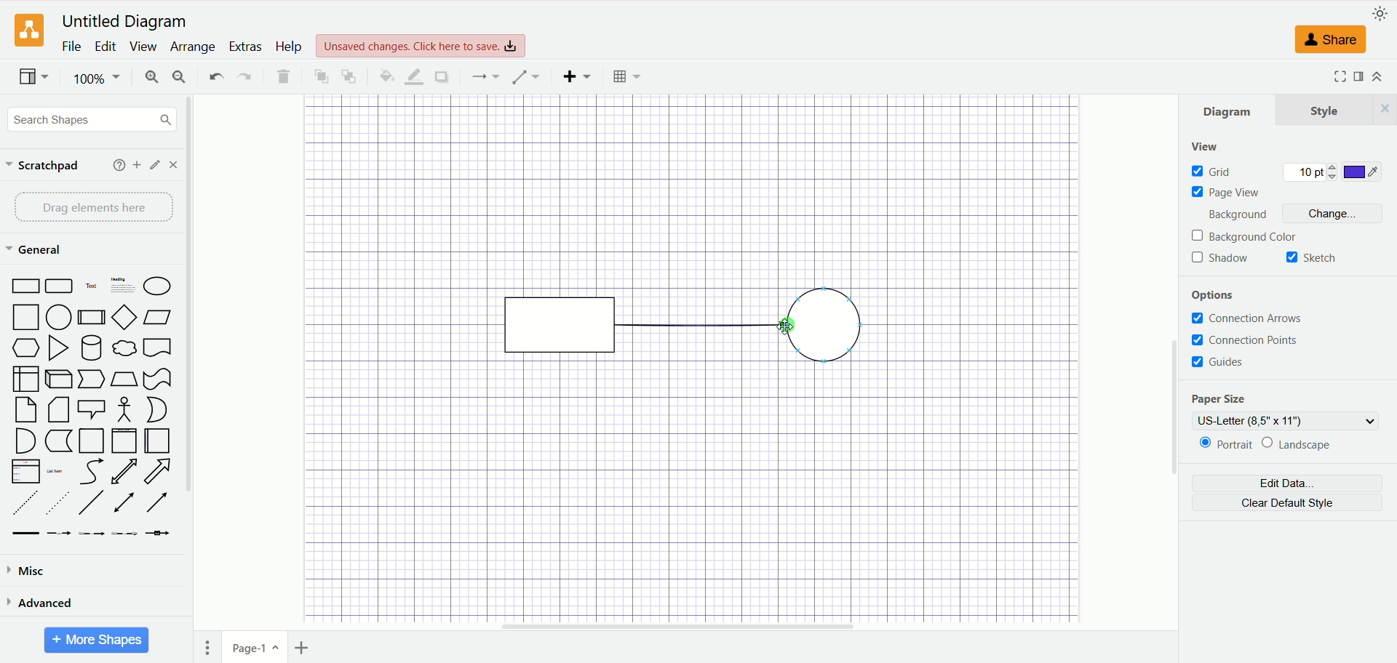  I want to click on fill color, so click(384, 76).